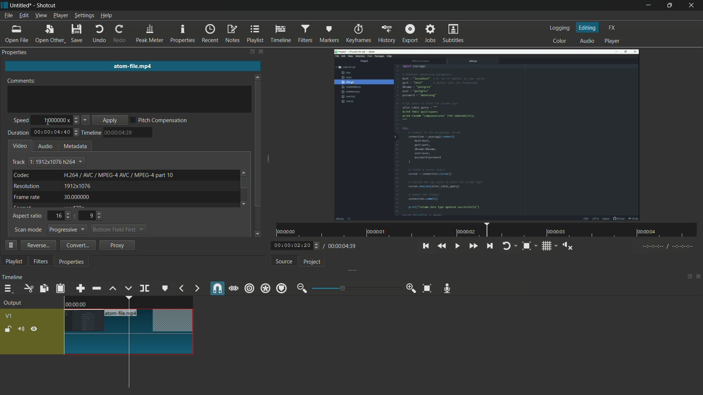 This screenshot has width=703, height=395. Describe the element at coordinates (612, 28) in the screenshot. I see `fx` at that location.